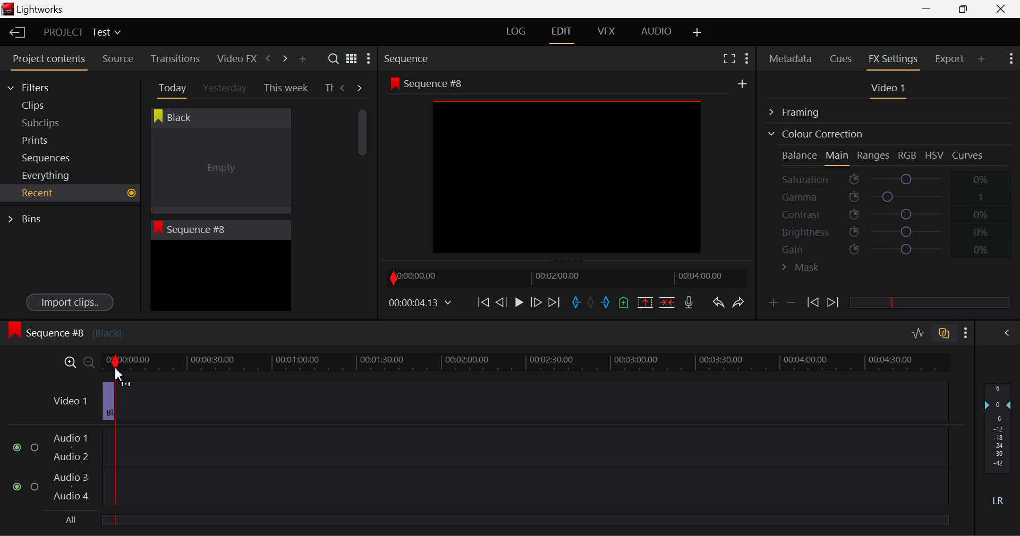  I want to click on Video FX, so click(234, 58).